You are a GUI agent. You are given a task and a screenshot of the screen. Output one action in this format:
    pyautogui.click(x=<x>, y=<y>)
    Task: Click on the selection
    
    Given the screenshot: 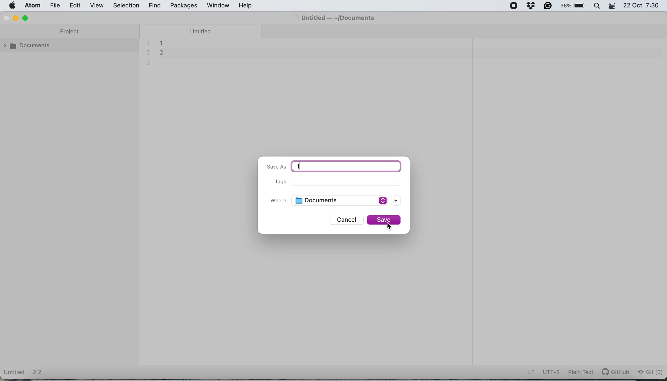 What is the action you would take?
    pyautogui.click(x=127, y=5)
    